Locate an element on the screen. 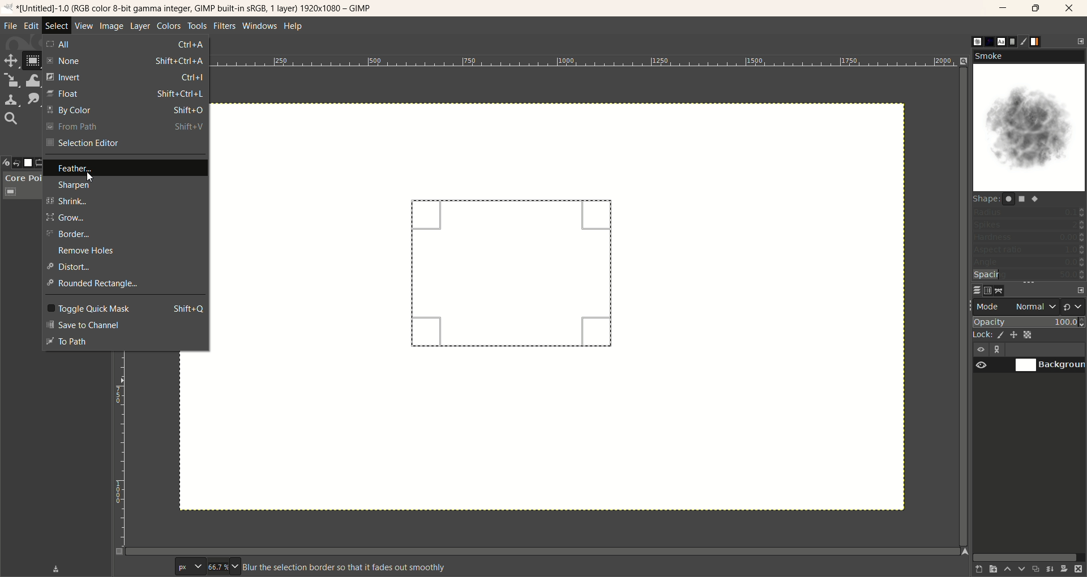  scale bar is located at coordinates (589, 63).